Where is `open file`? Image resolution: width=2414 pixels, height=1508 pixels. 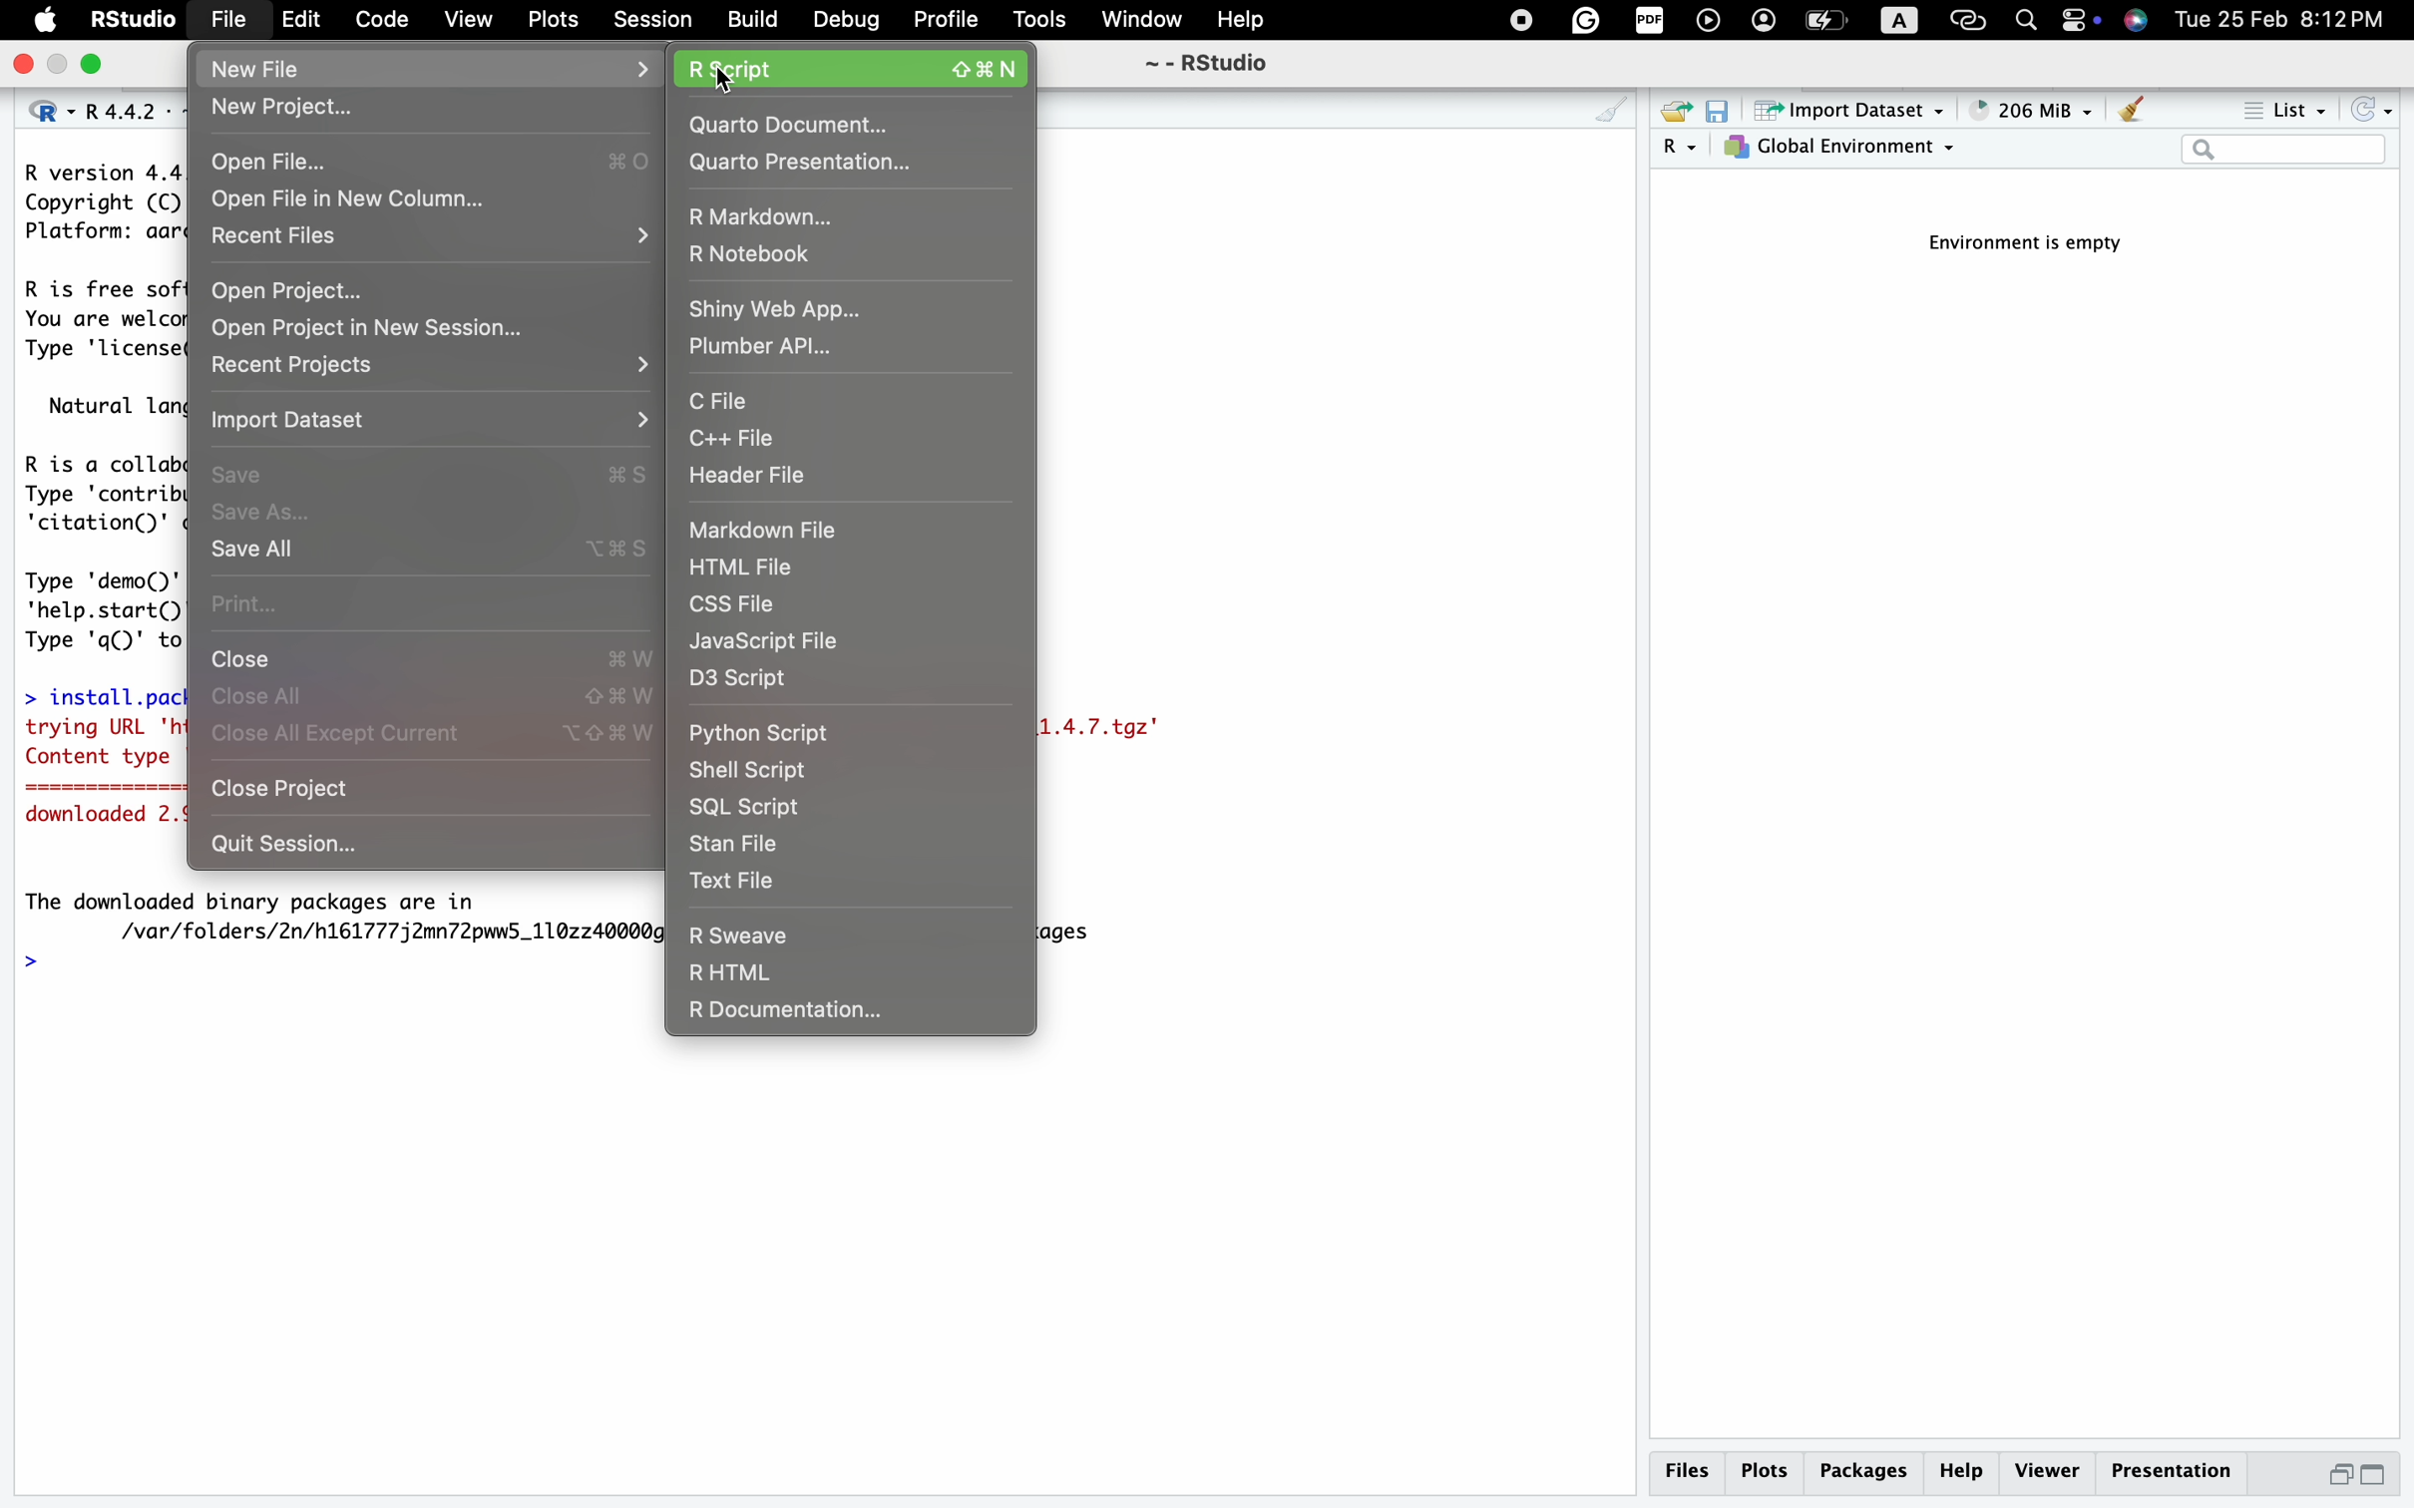
open file is located at coordinates (429, 158).